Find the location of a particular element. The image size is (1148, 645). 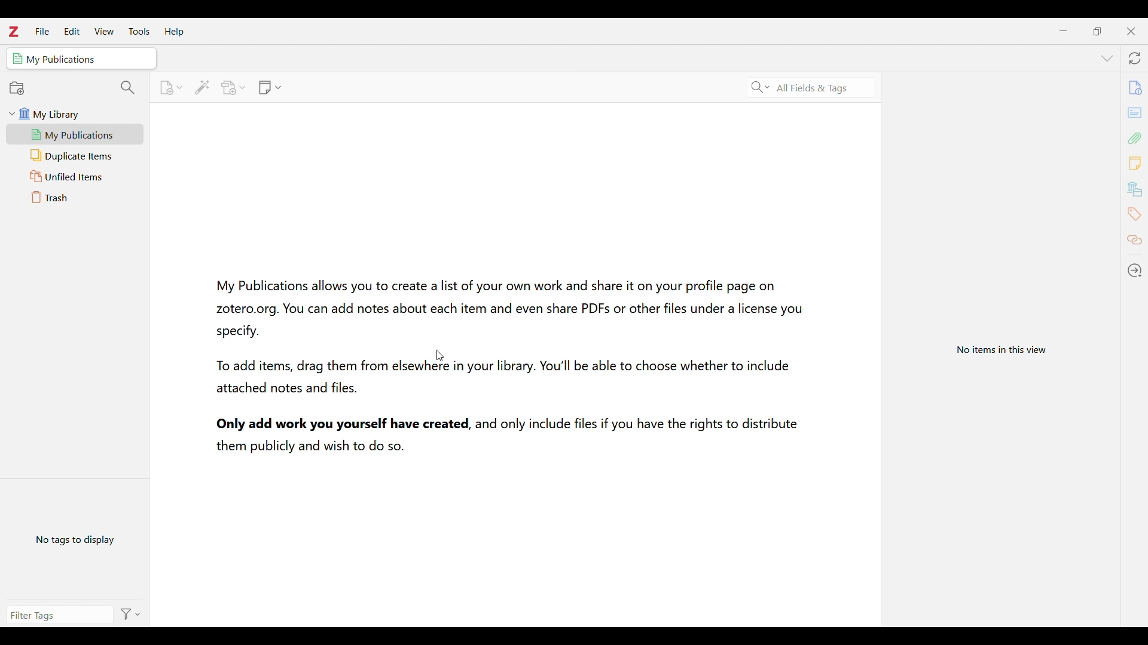

Duplicate items is located at coordinates (76, 156).